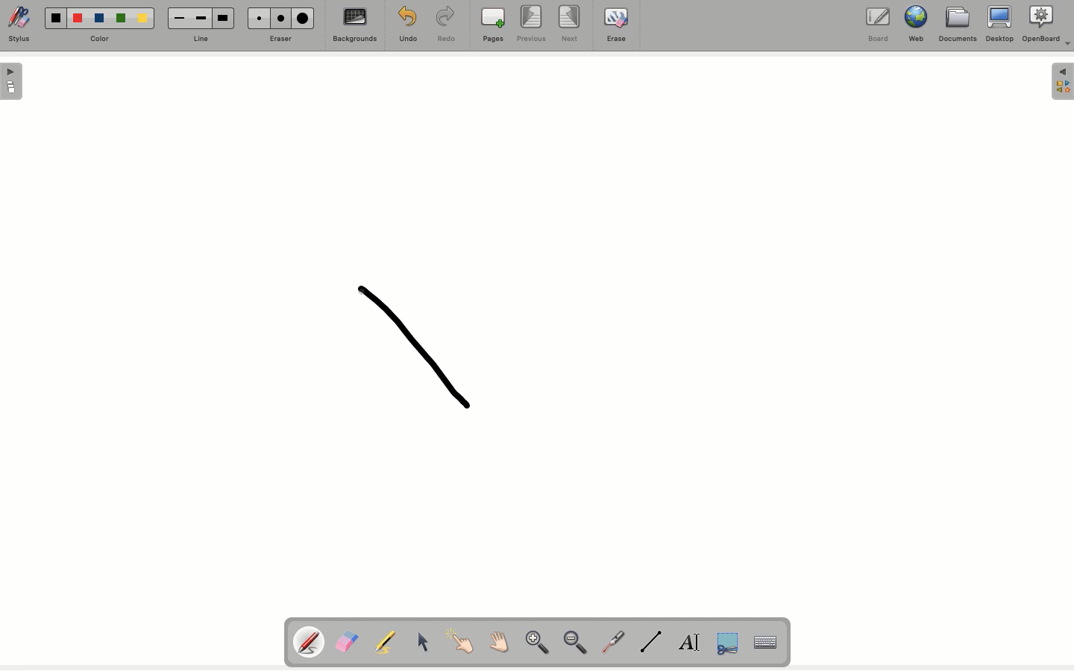 This screenshot has height=671, width=1074. What do you see at coordinates (356, 28) in the screenshot?
I see `Backgrounds` at bounding box center [356, 28].